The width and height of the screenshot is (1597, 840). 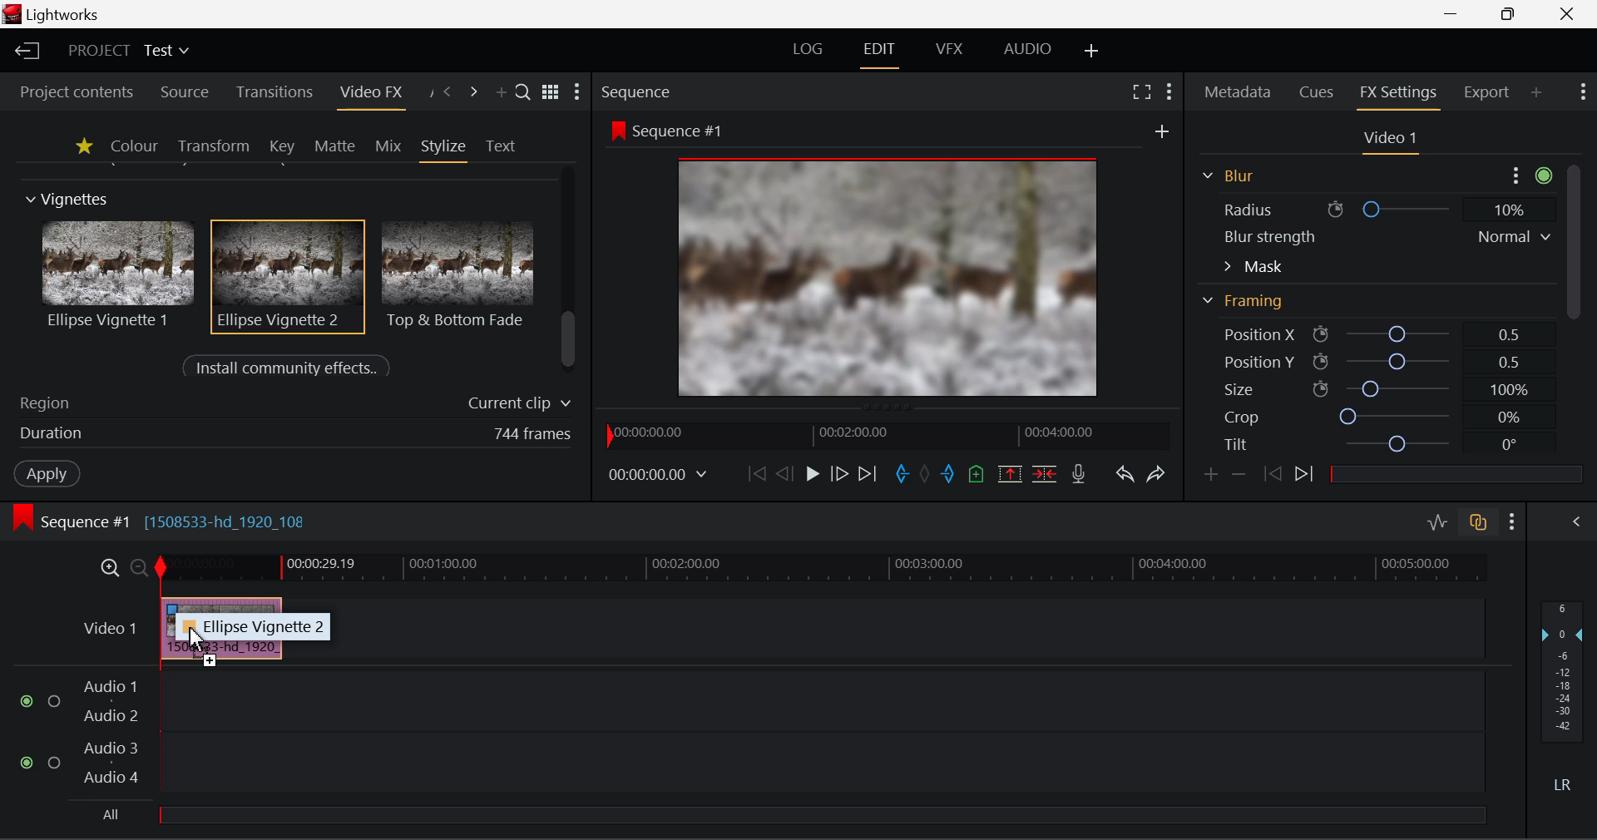 What do you see at coordinates (1236, 93) in the screenshot?
I see `Metadata Panel` at bounding box center [1236, 93].